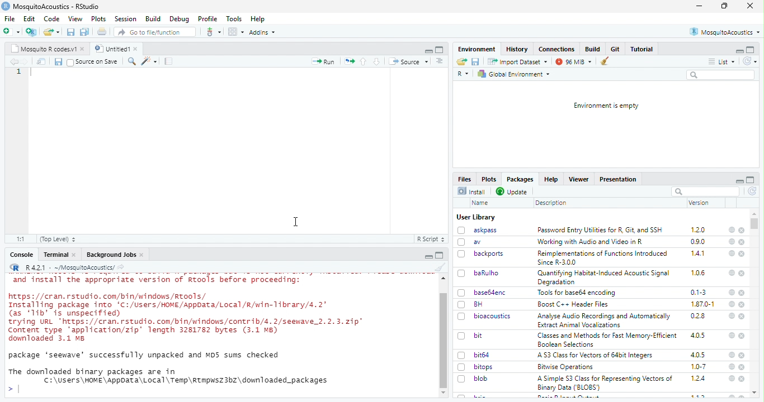 This screenshot has height=402, width=764. I want to click on web, so click(733, 304).